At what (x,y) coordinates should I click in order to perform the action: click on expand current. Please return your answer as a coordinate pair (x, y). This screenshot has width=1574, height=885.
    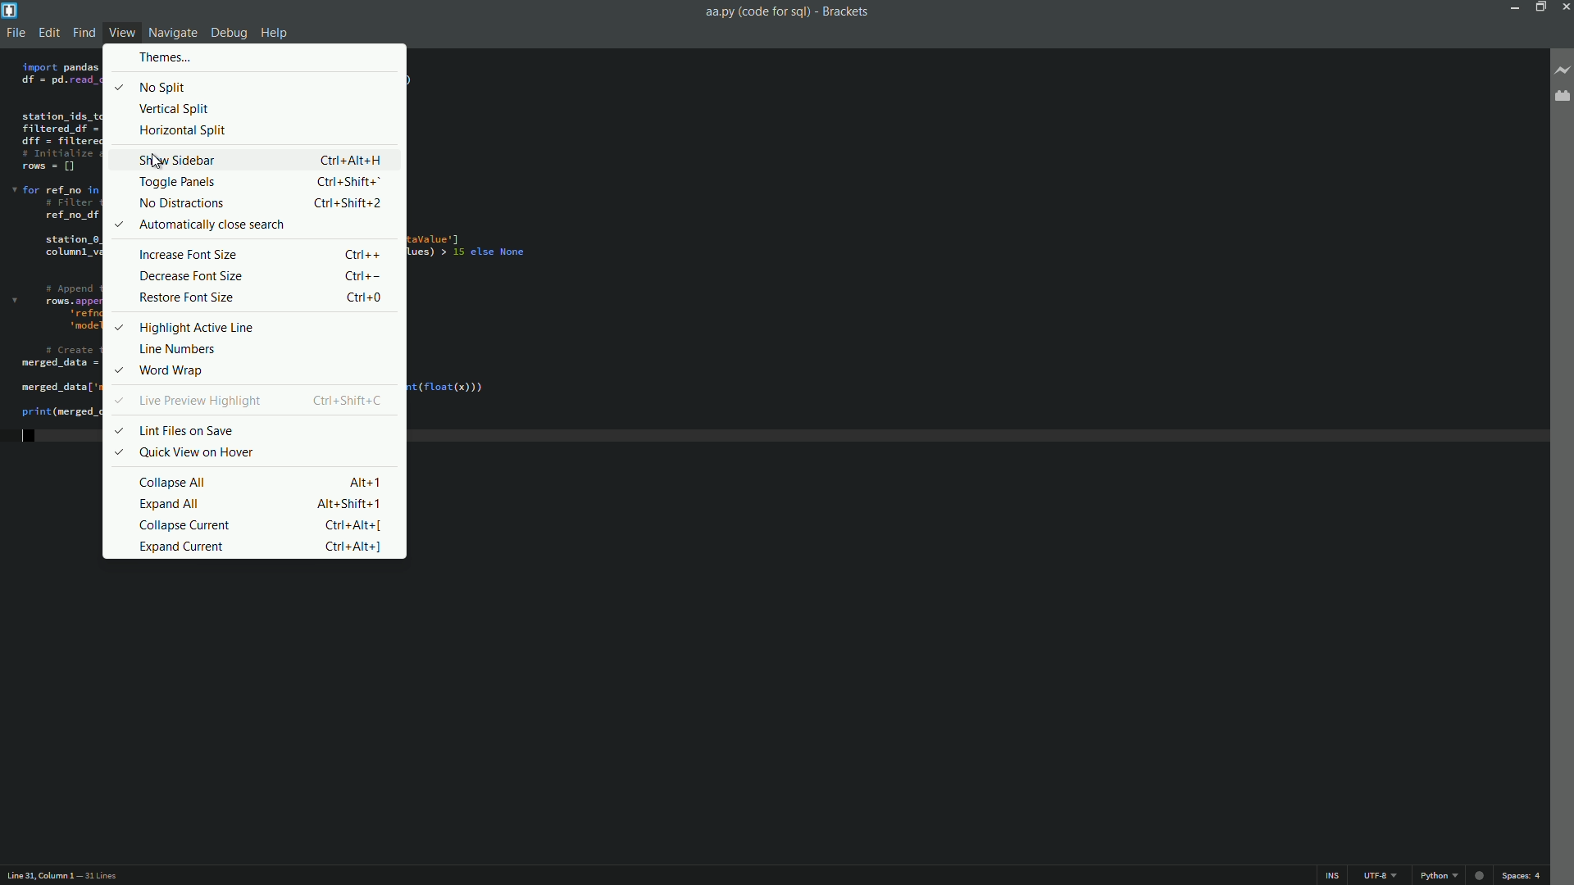
    Looking at the image, I should click on (258, 546).